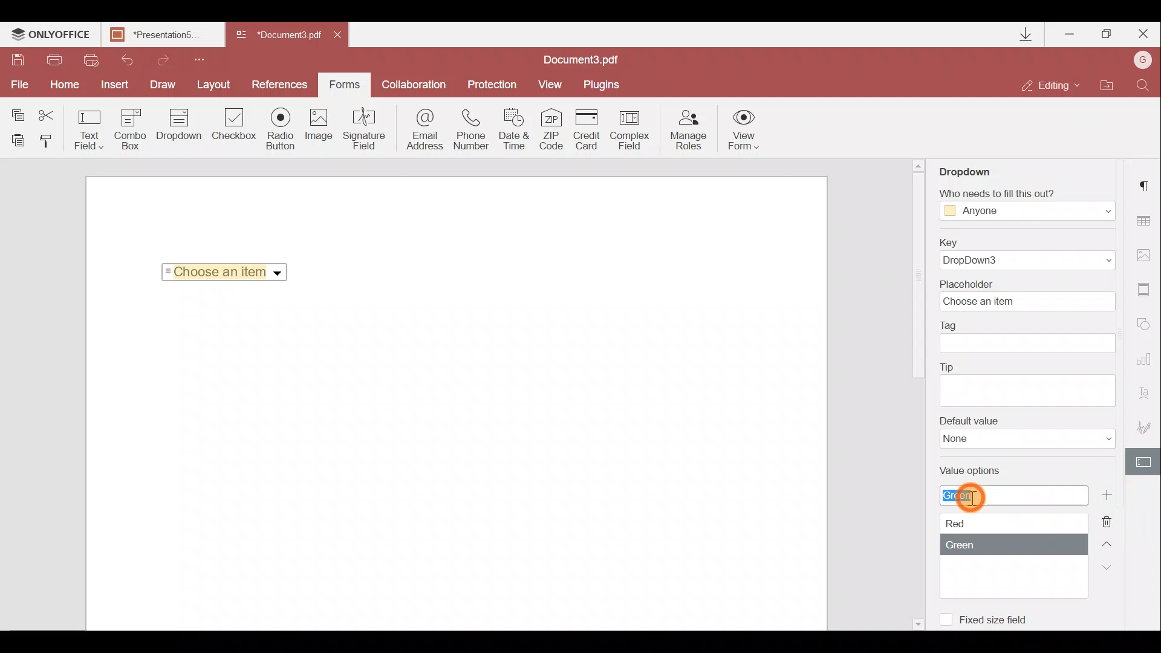 The width and height of the screenshot is (1161, 653). What do you see at coordinates (129, 129) in the screenshot?
I see `Combo box` at bounding box center [129, 129].